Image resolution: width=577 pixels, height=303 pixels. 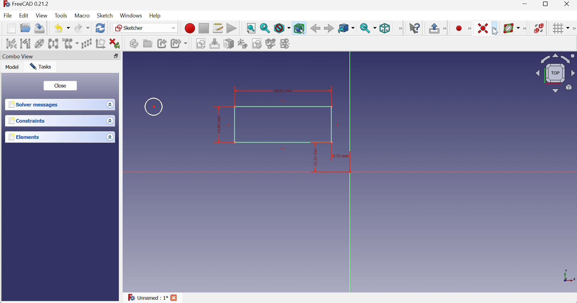 I want to click on Validate sketch, so click(x=258, y=44).